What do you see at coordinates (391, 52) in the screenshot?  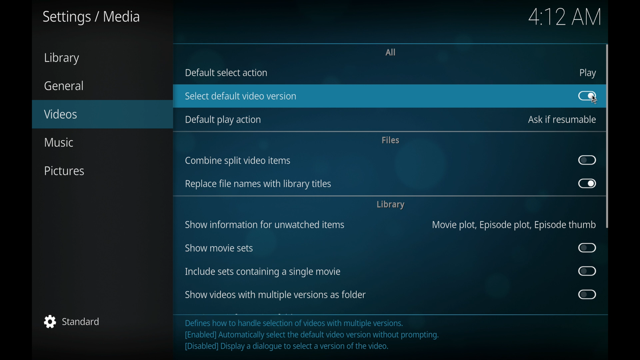 I see `all` at bounding box center [391, 52].